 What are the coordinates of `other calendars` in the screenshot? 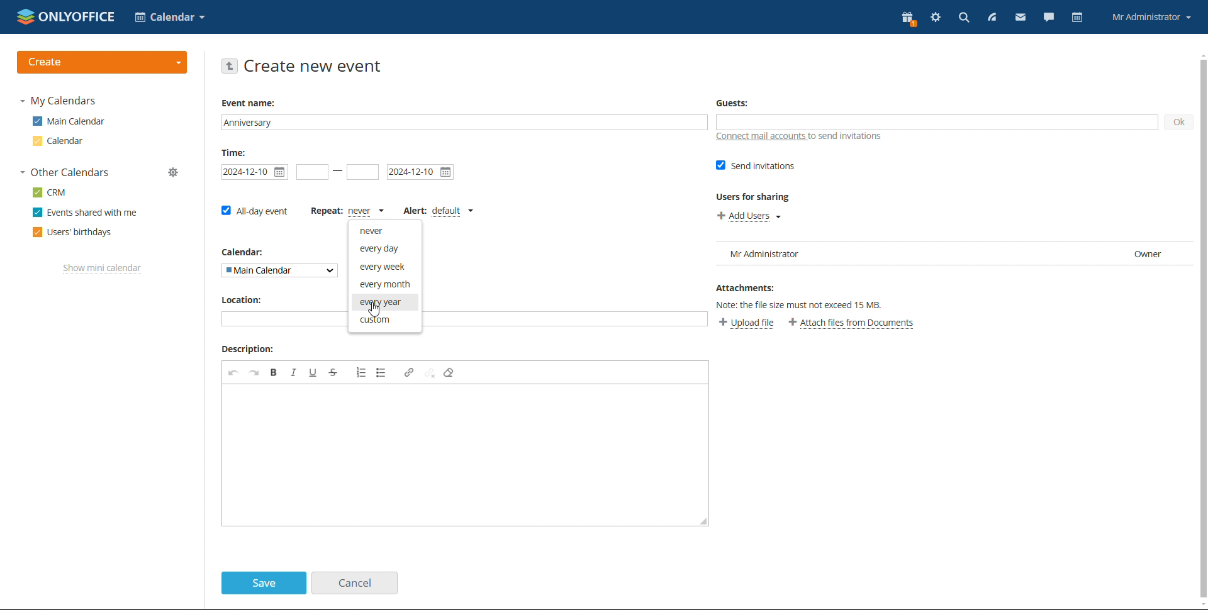 It's located at (65, 172).